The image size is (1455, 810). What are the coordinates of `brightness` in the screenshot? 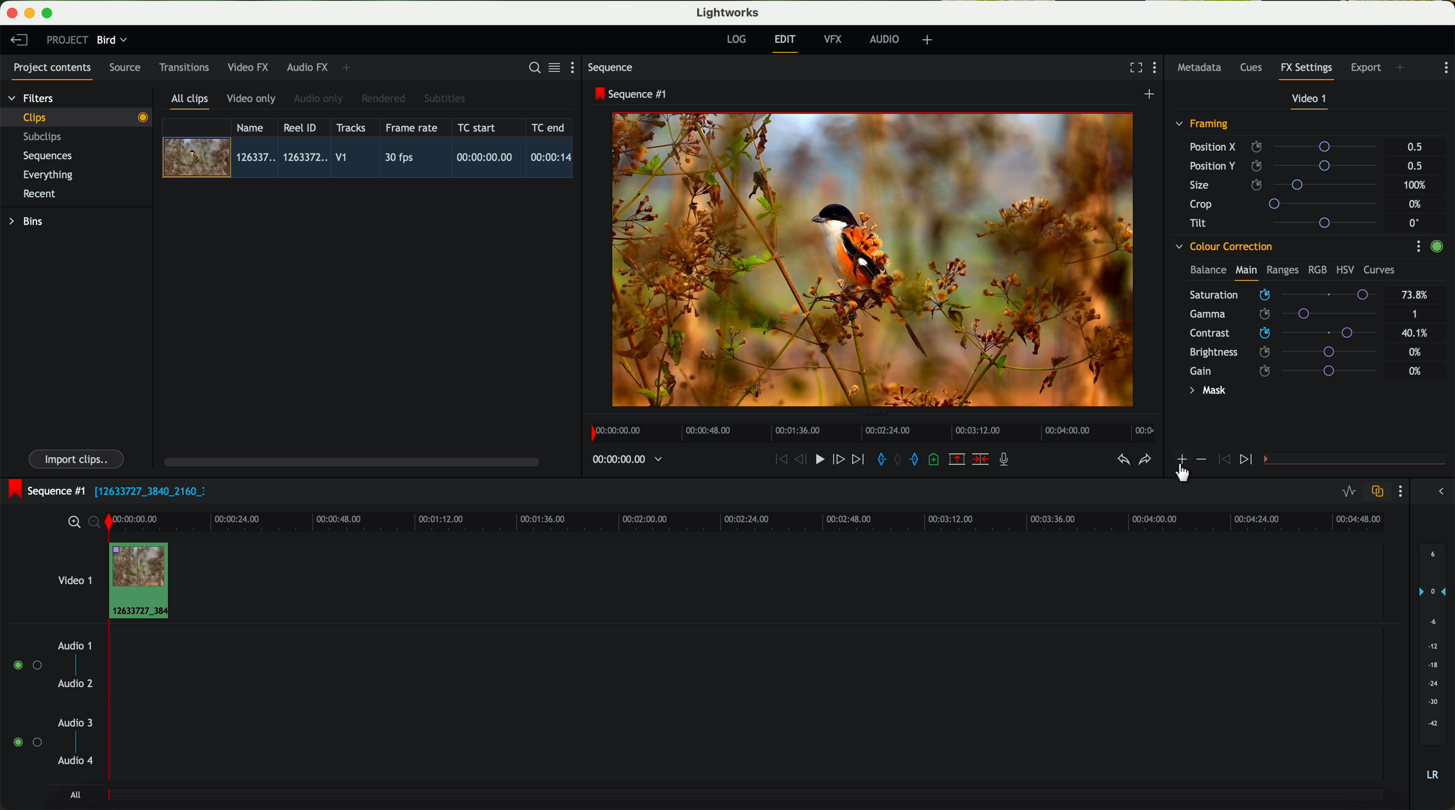 It's located at (1290, 352).